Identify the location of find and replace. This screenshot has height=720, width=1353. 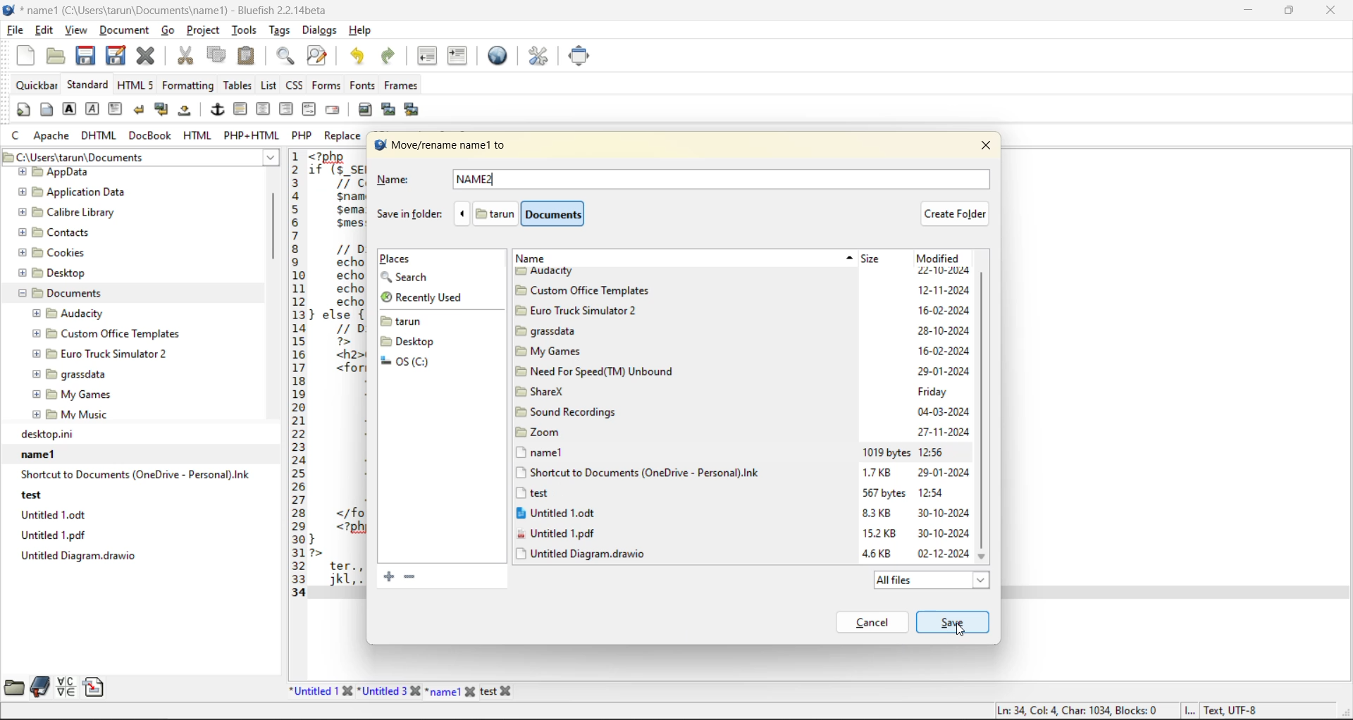
(322, 56).